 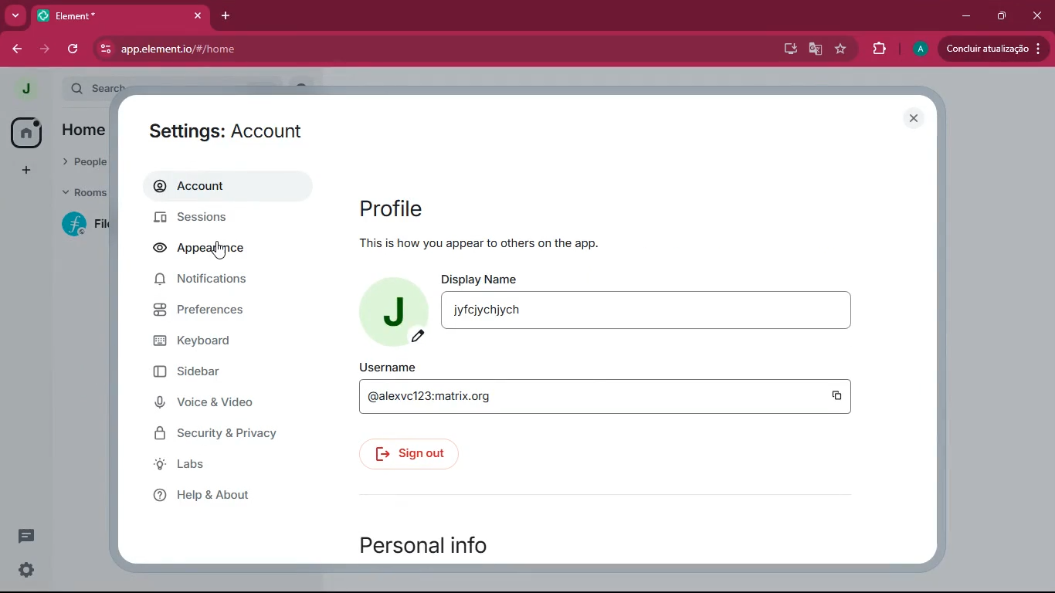 I want to click on close, so click(x=918, y=119).